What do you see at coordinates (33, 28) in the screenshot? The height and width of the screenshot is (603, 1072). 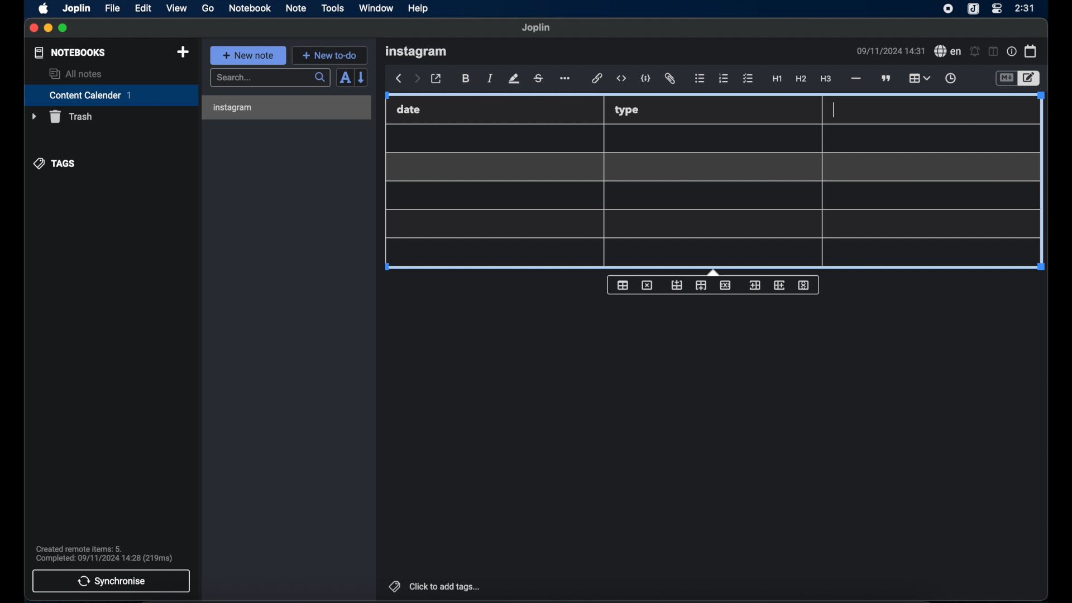 I see `close` at bounding box center [33, 28].